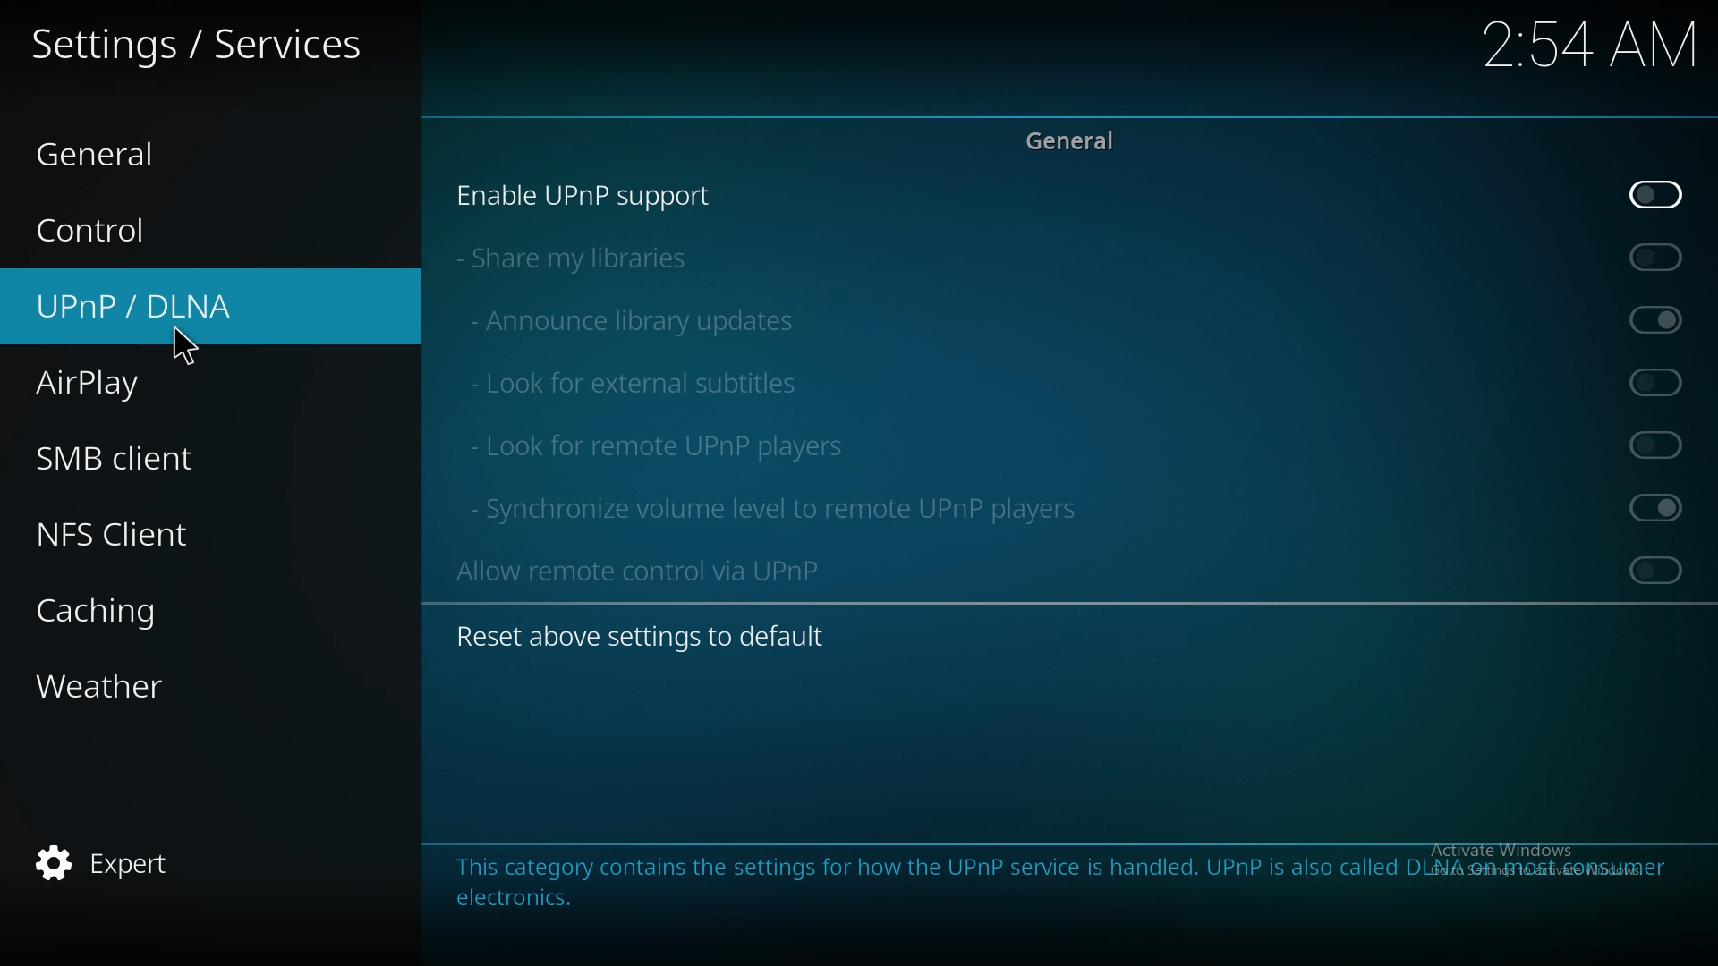 The height and width of the screenshot is (966, 1718). Describe the element at coordinates (199, 49) in the screenshot. I see `services` at that location.